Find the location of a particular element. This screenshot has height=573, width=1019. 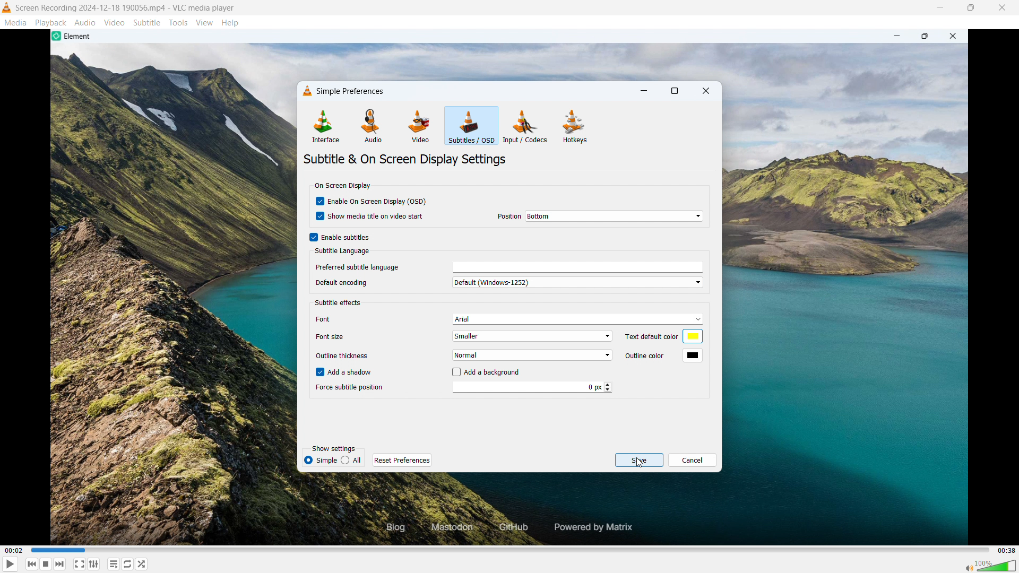

Maximise  is located at coordinates (971, 8).